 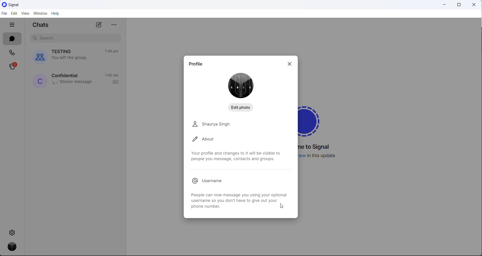 What do you see at coordinates (194, 124) in the screenshot?
I see `person icon` at bounding box center [194, 124].